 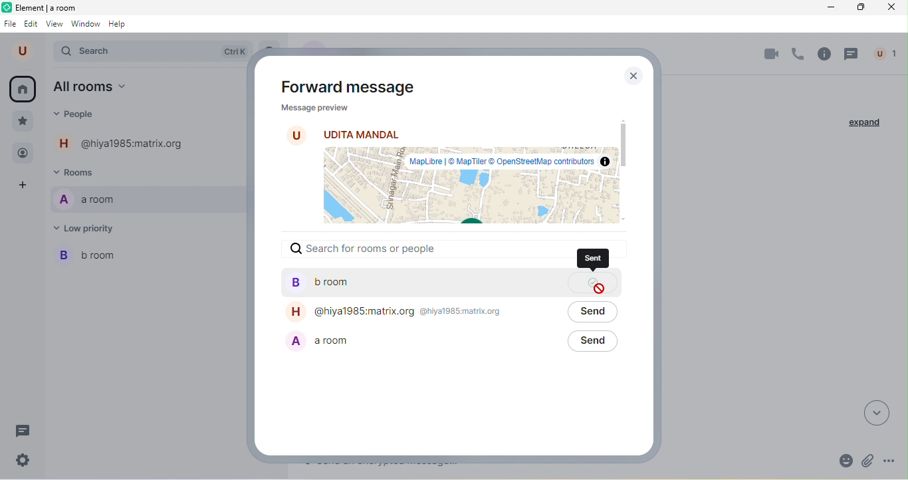 What do you see at coordinates (11, 25) in the screenshot?
I see `file` at bounding box center [11, 25].